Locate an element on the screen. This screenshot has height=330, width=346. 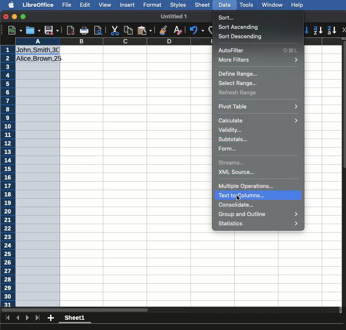
Autofilter is located at coordinates (258, 50).